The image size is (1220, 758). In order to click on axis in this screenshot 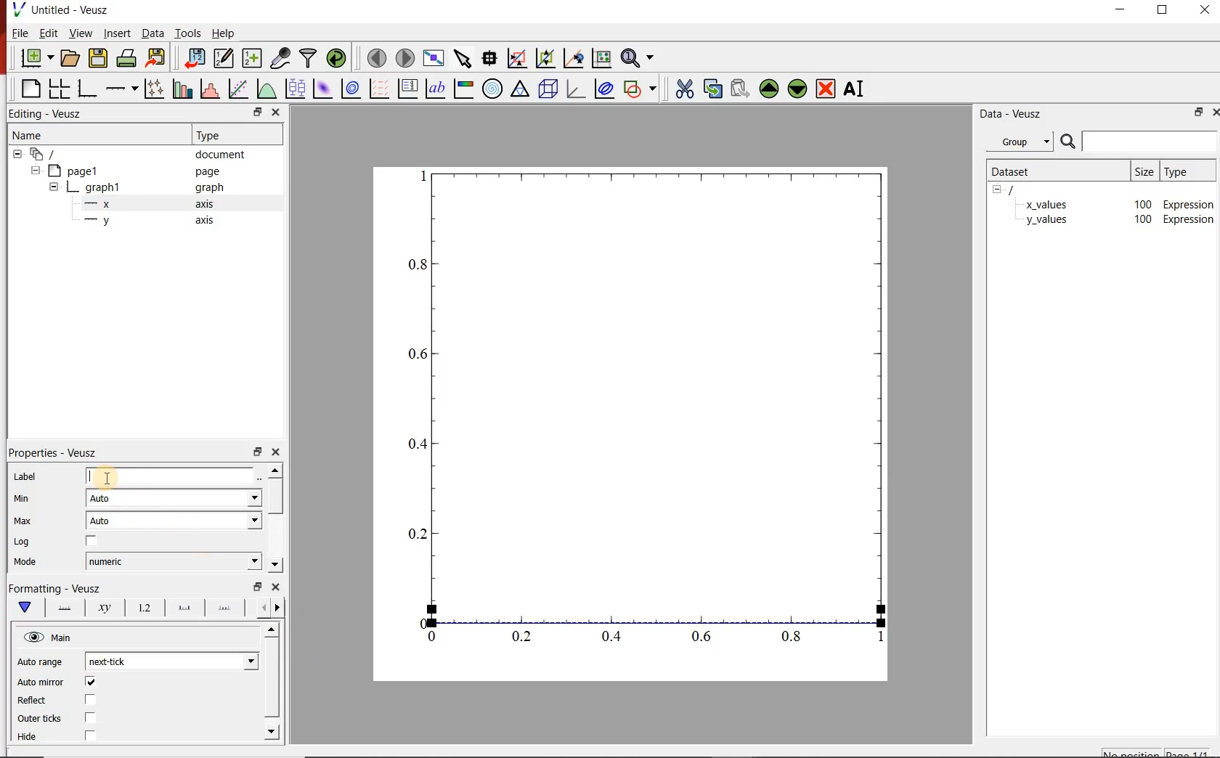, I will do `click(204, 221)`.